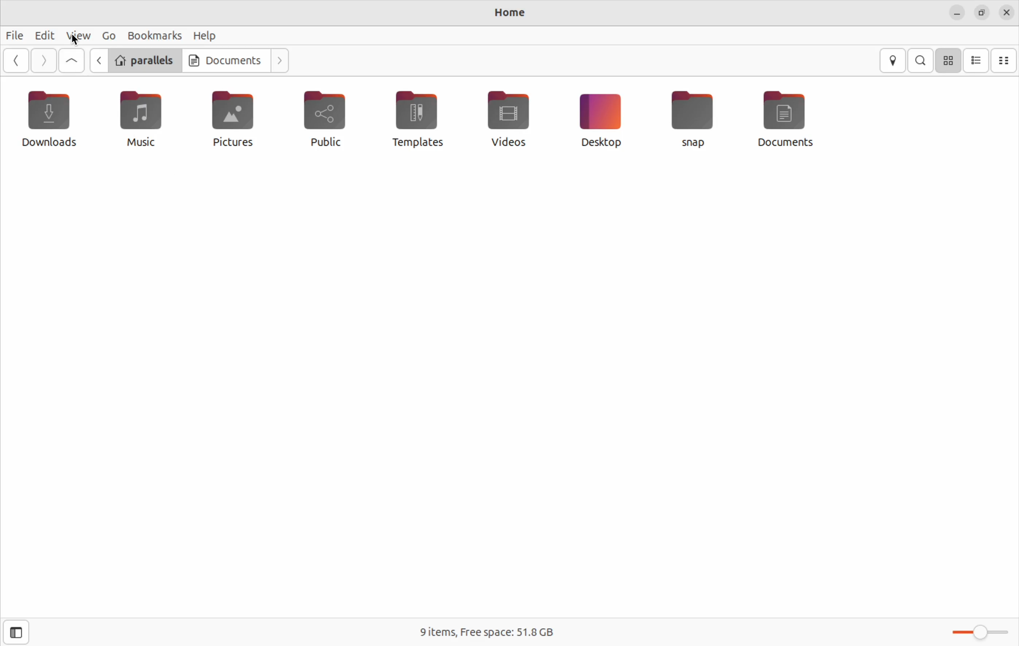 This screenshot has height=646, width=1019. Describe the element at coordinates (278, 59) in the screenshot. I see `Go next` at that location.